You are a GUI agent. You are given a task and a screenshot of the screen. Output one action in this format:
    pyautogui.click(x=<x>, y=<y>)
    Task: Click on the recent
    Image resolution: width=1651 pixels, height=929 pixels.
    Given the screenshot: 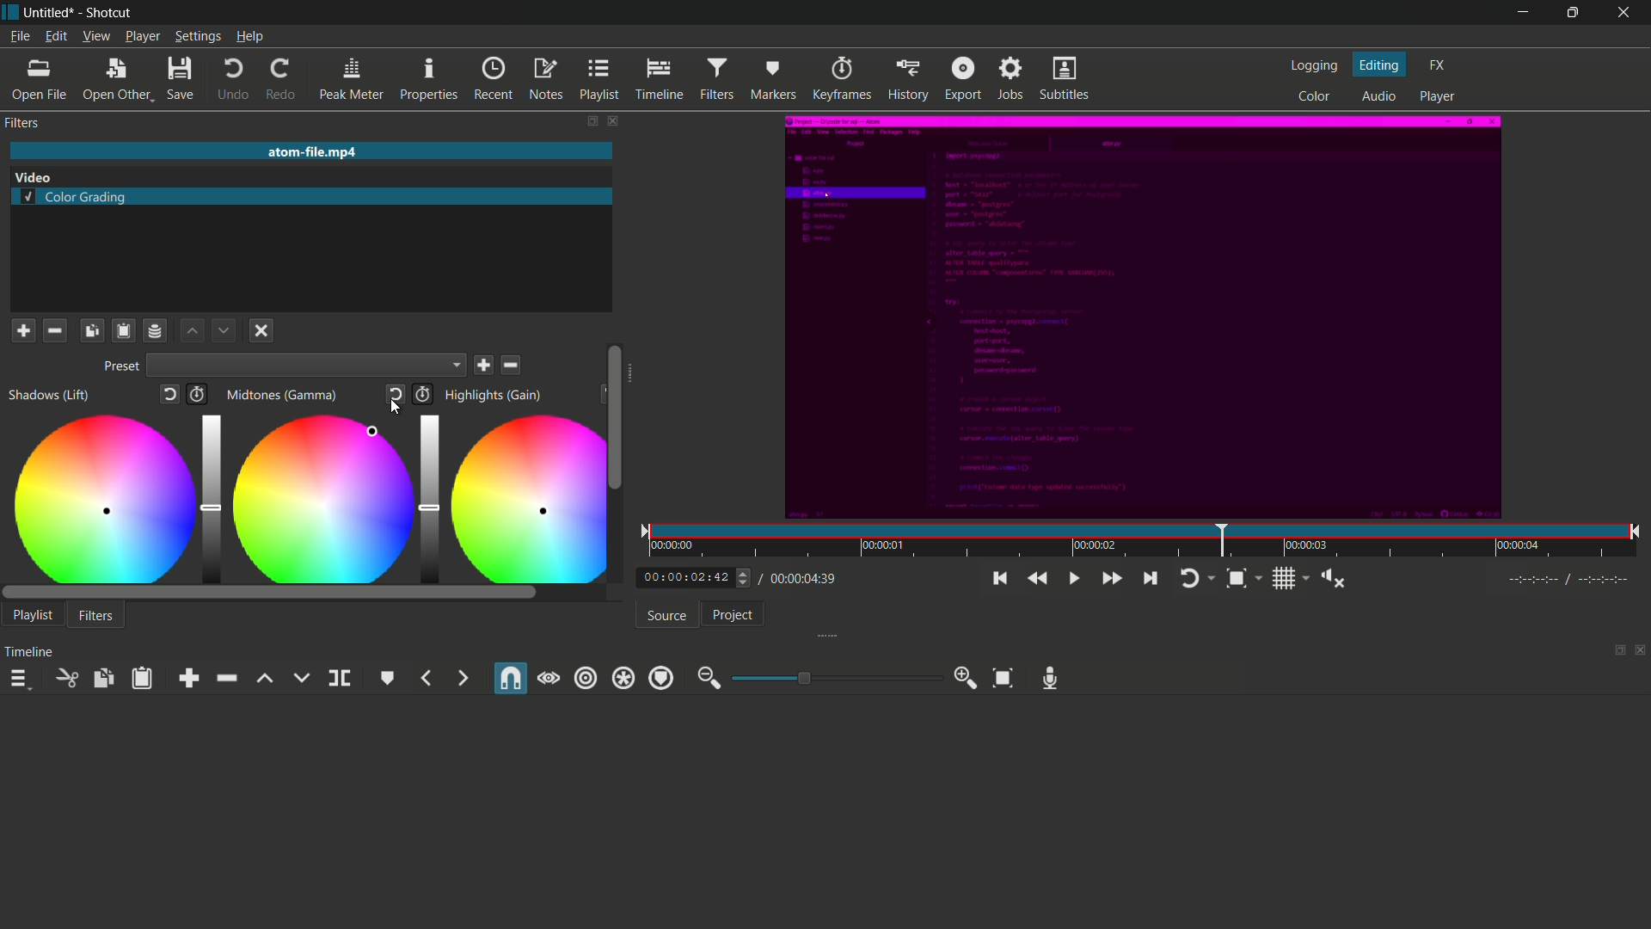 What is the action you would take?
    pyautogui.click(x=494, y=79)
    